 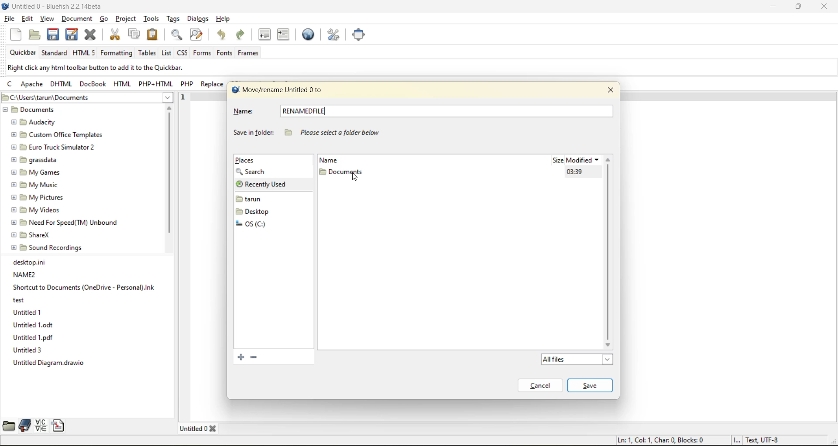 I want to click on Sound Recordings, so click(x=46, y=247).